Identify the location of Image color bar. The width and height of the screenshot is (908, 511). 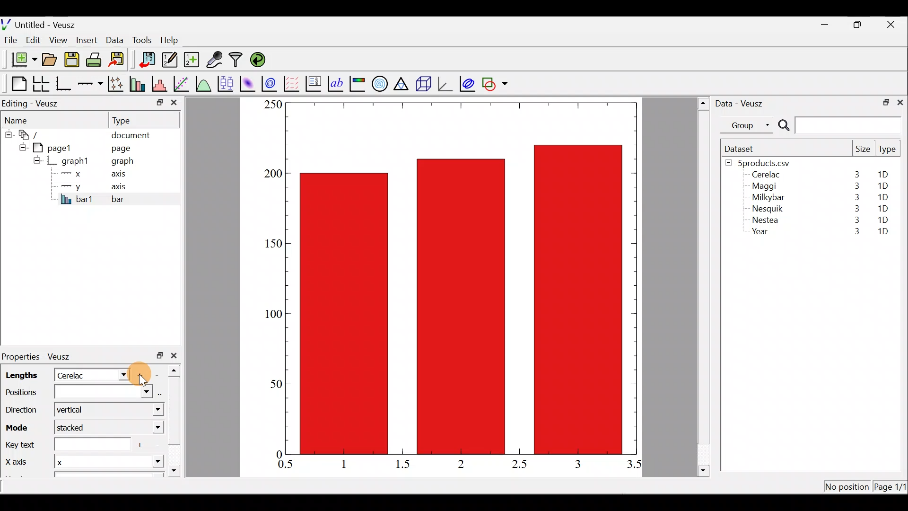
(358, 83).